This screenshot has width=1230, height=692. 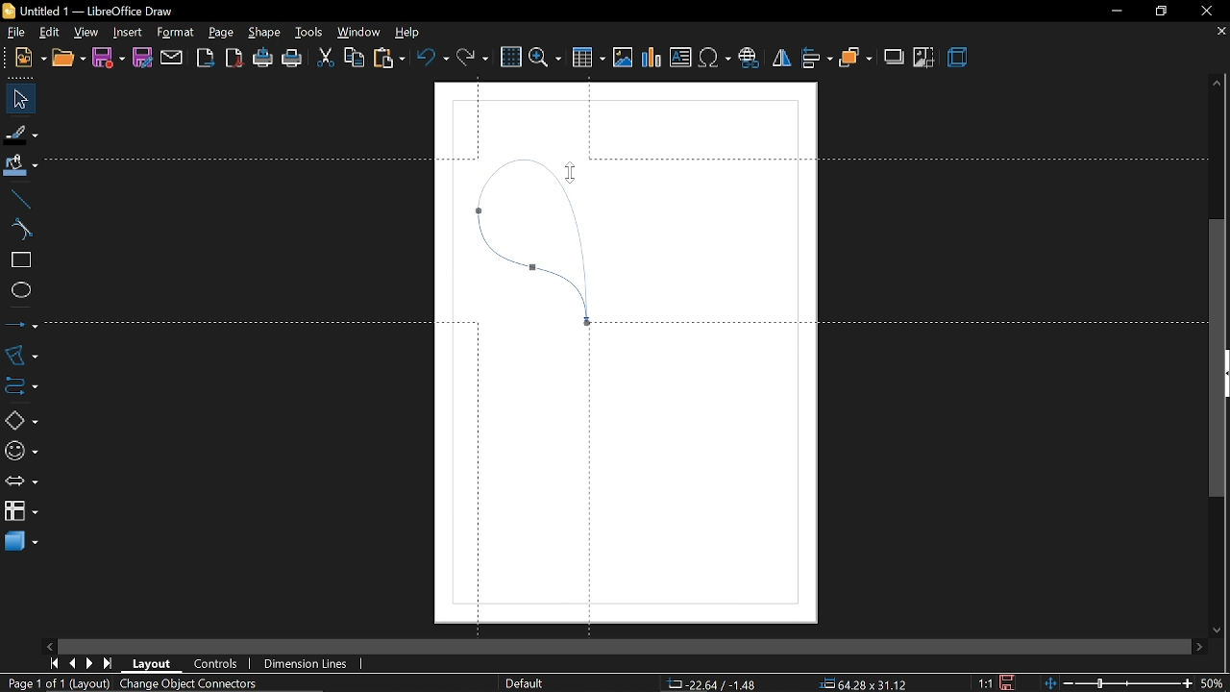 I want to click on go to last page, so click(x=110, y=663).